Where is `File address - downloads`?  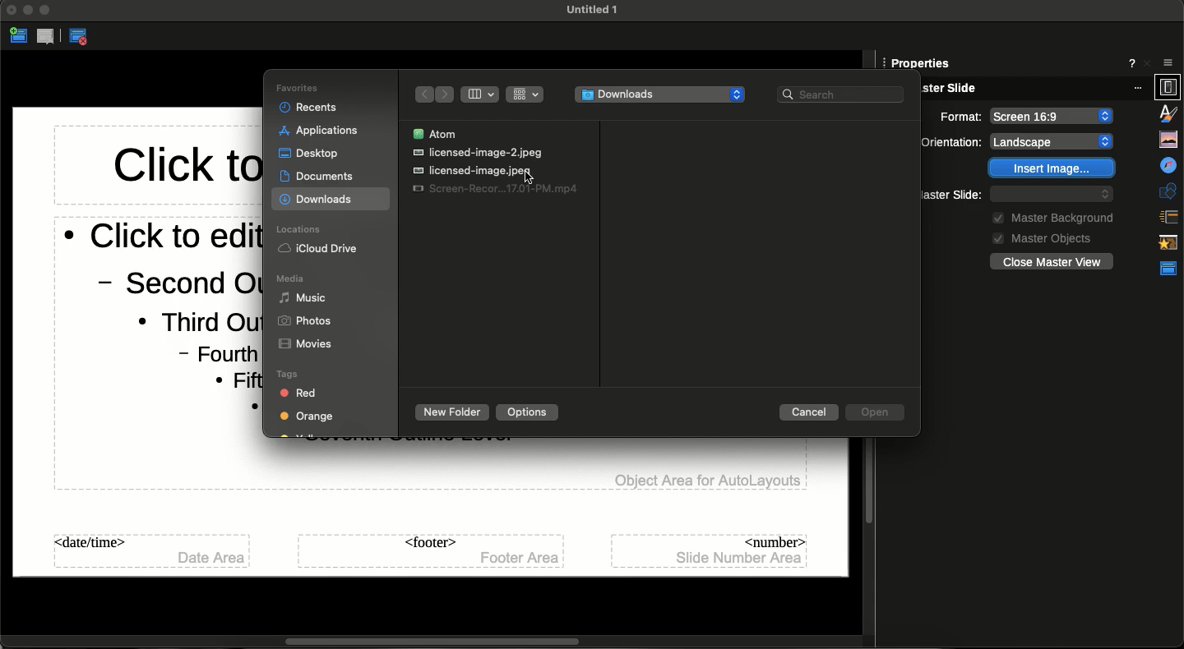
File address - downloads is located at coordinates (660, 94).